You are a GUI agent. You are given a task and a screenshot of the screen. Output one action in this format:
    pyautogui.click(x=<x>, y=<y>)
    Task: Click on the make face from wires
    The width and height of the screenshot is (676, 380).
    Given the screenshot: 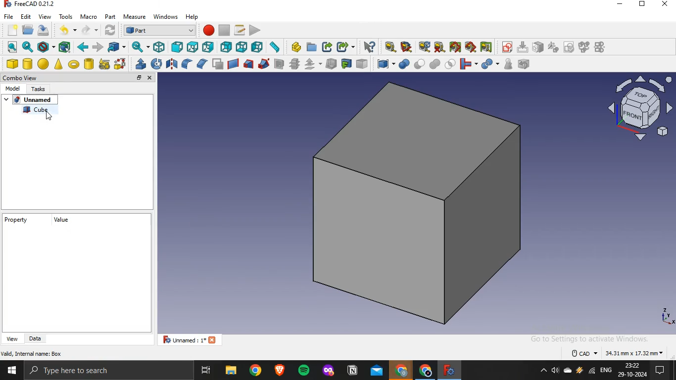 What is the action you would take?
    pyautogui.click(x=217, y=64)
    